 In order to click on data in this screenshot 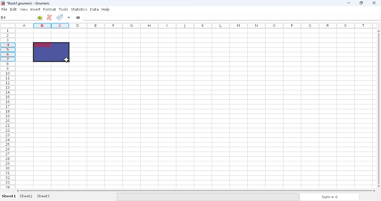, I will do `click(94, 9)`.